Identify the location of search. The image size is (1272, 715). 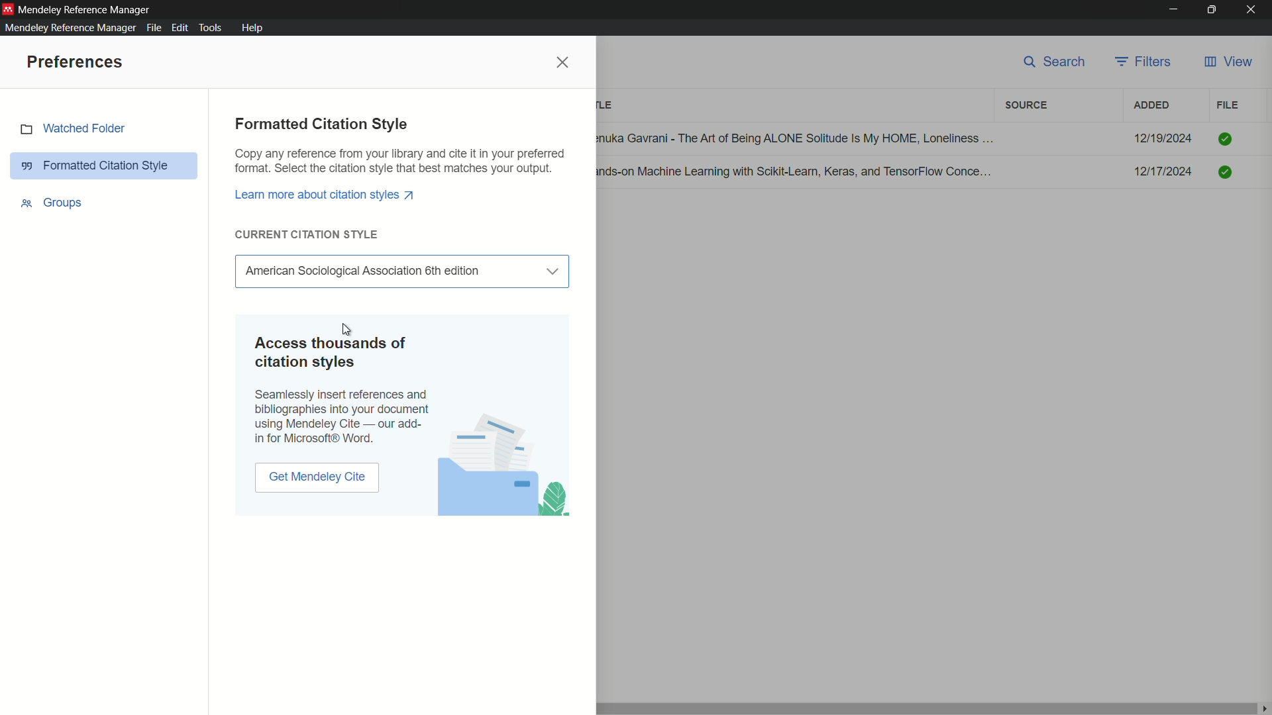
(1055, 64).